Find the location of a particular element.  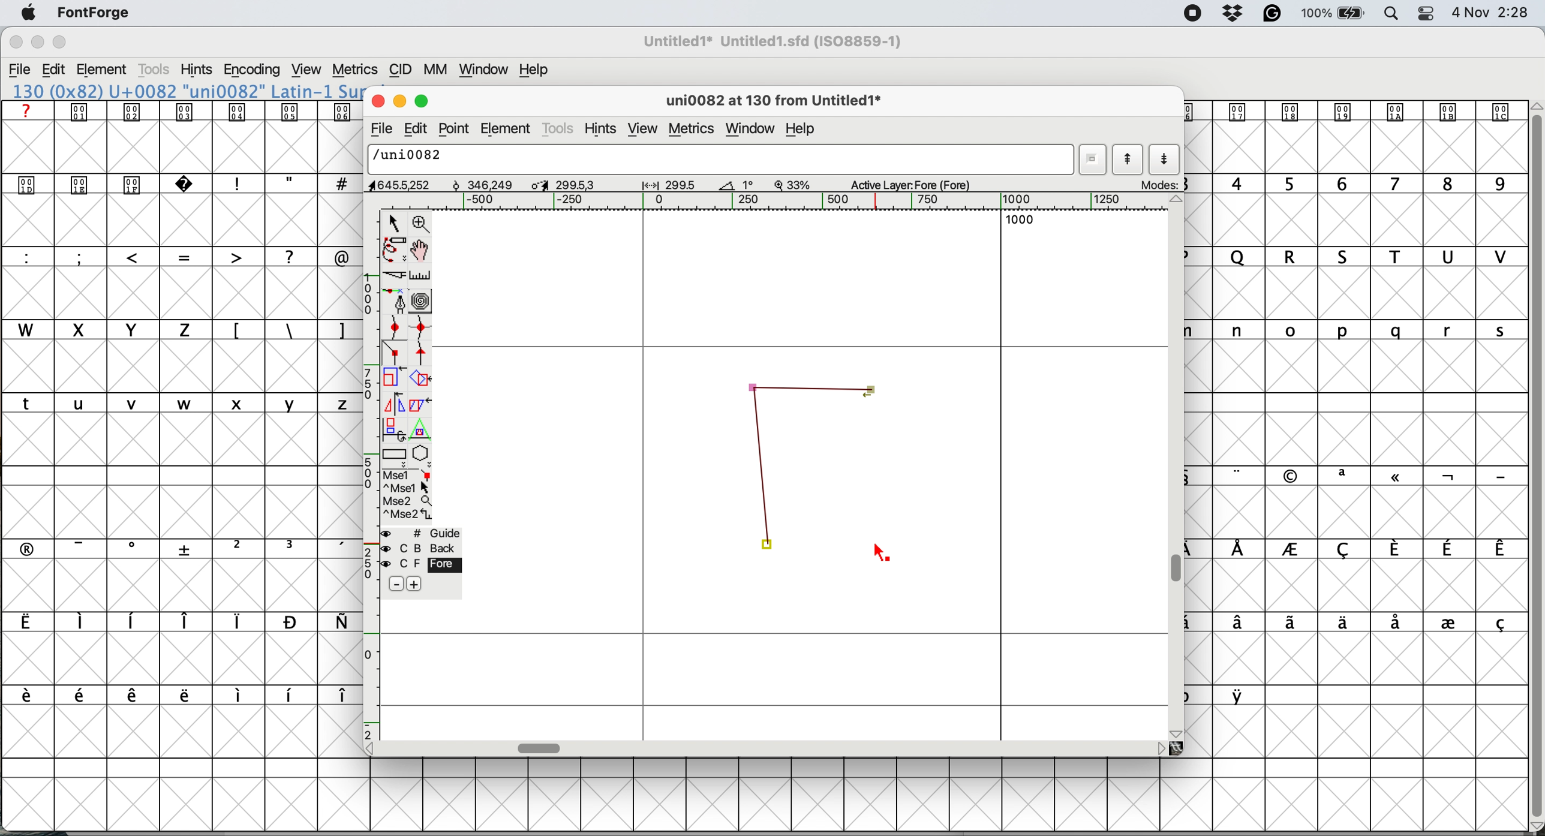

fontforge is located at coordinates (95, 12).